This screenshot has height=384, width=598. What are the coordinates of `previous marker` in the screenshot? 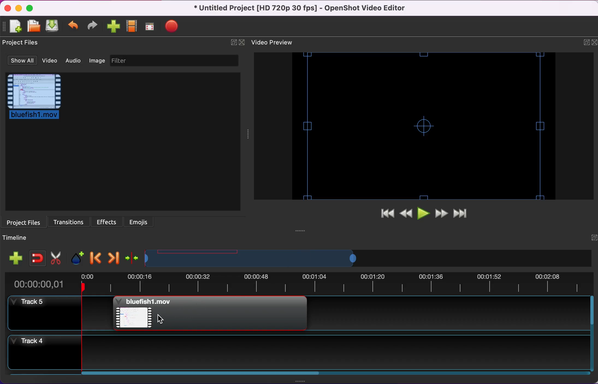 It's located at (96, 258).